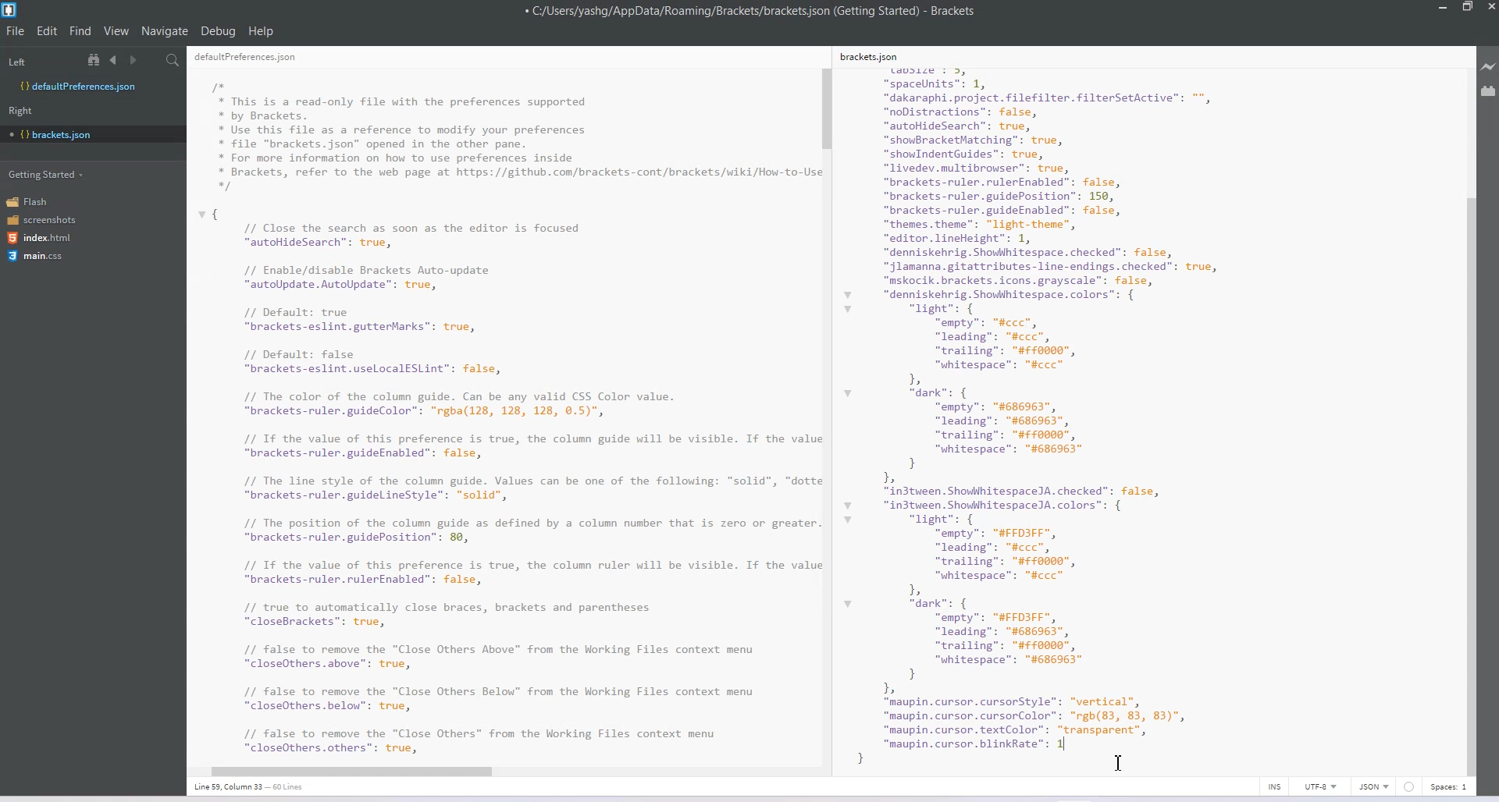  What do you see at coordinates (92, 87) in the screenshot?
I see `Defaultpreferences.json` at bounding box center [92, 87].